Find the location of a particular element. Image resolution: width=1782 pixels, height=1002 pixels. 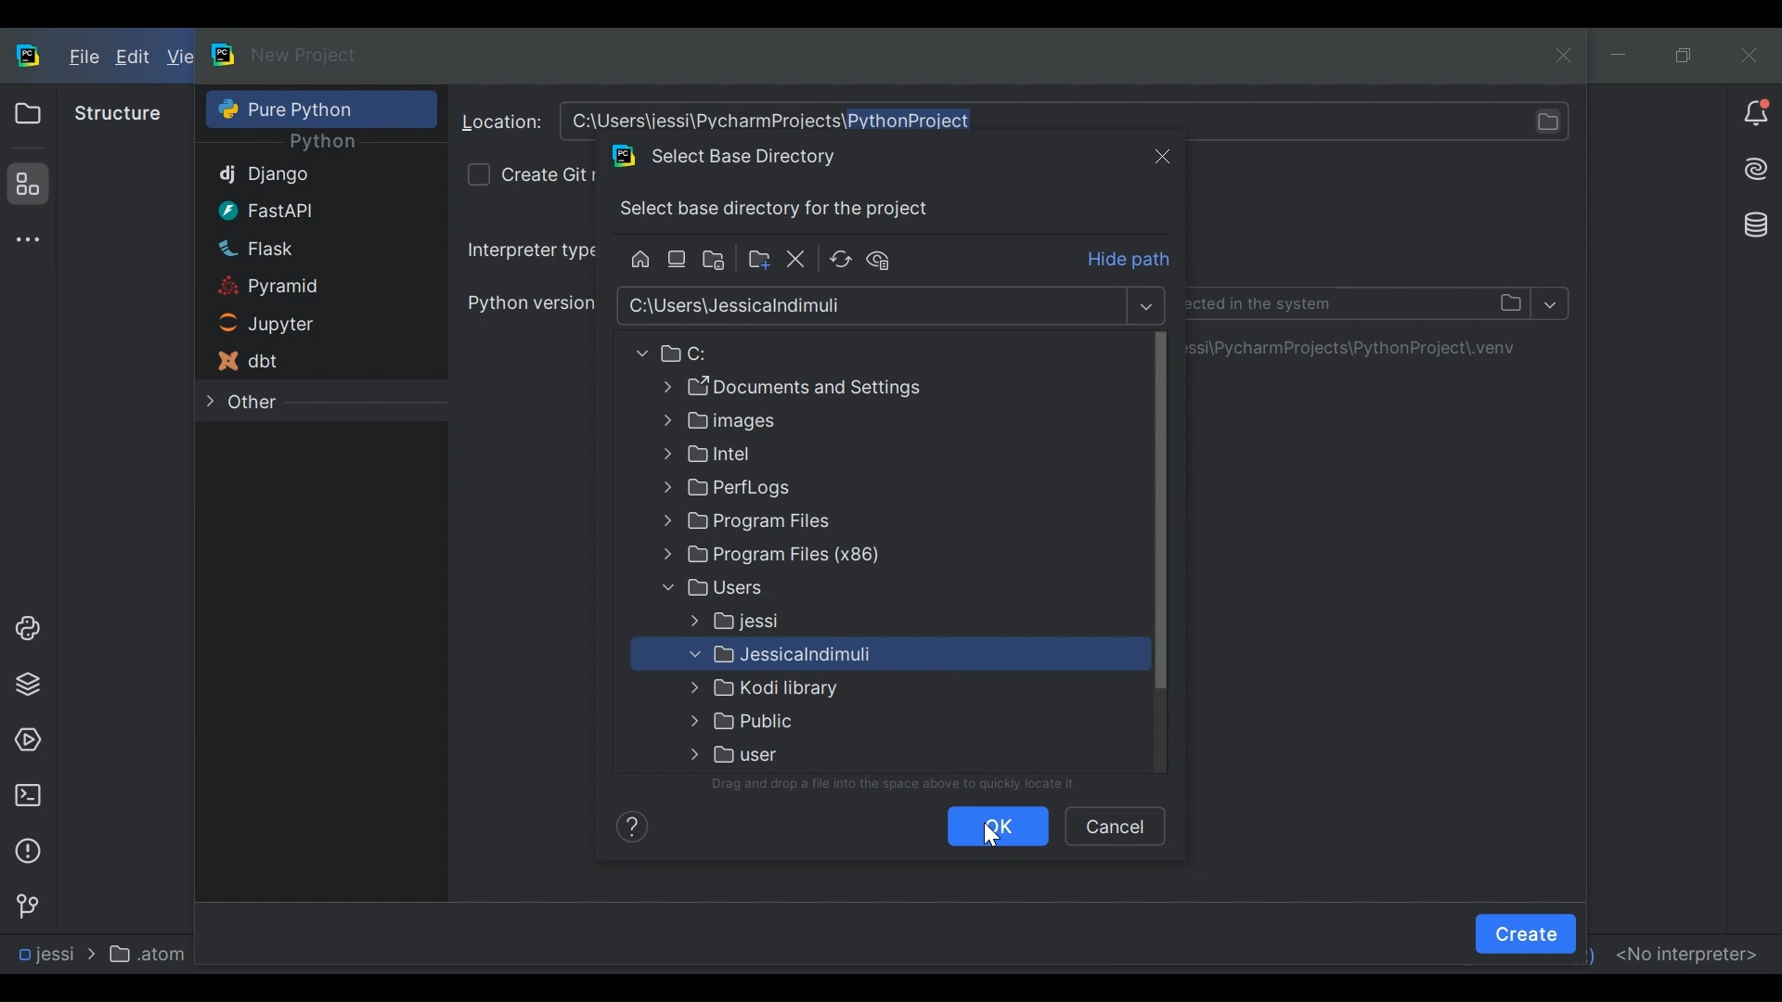

Other is located at coordinates (294, 403).